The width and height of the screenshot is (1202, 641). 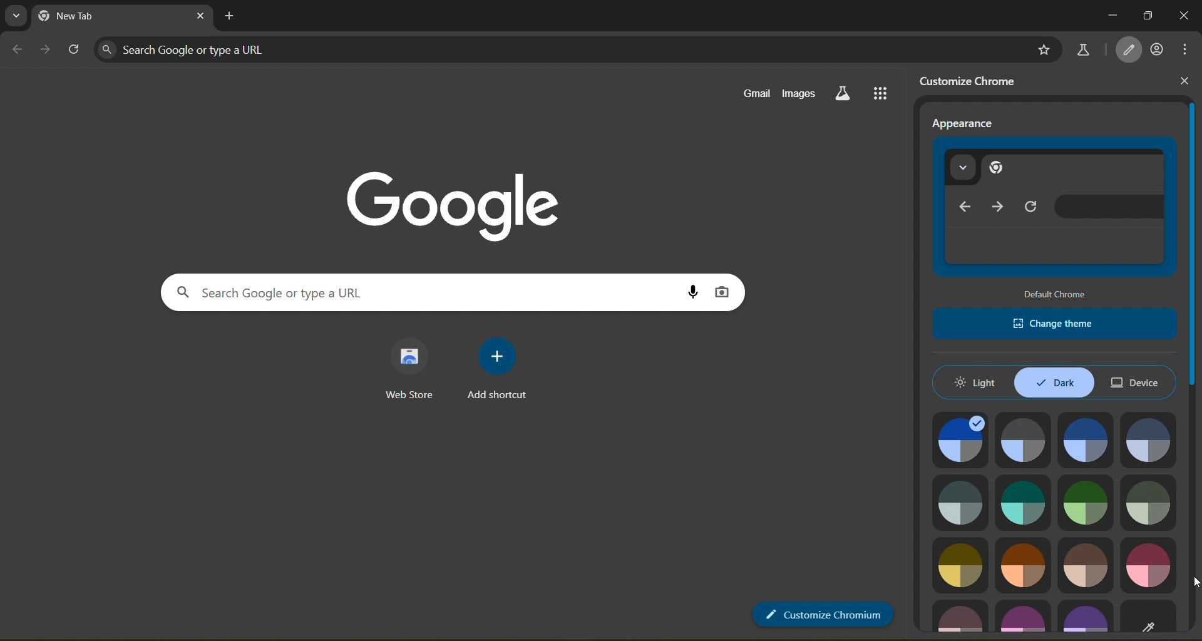 I want to click on add shortcut, so click(x=502, y=371).